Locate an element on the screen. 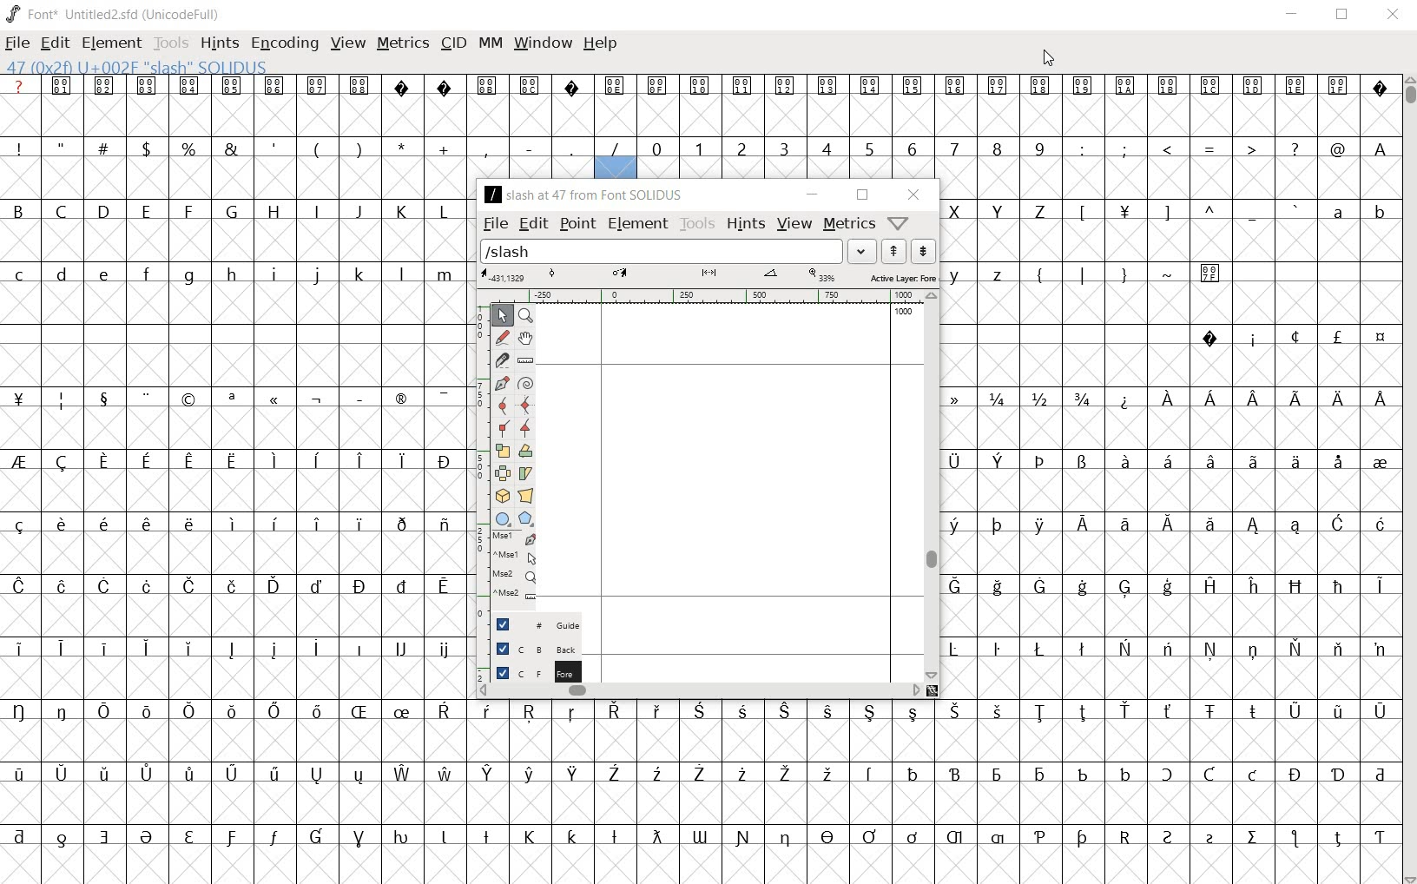  guide is located at coordinates (531, 622).